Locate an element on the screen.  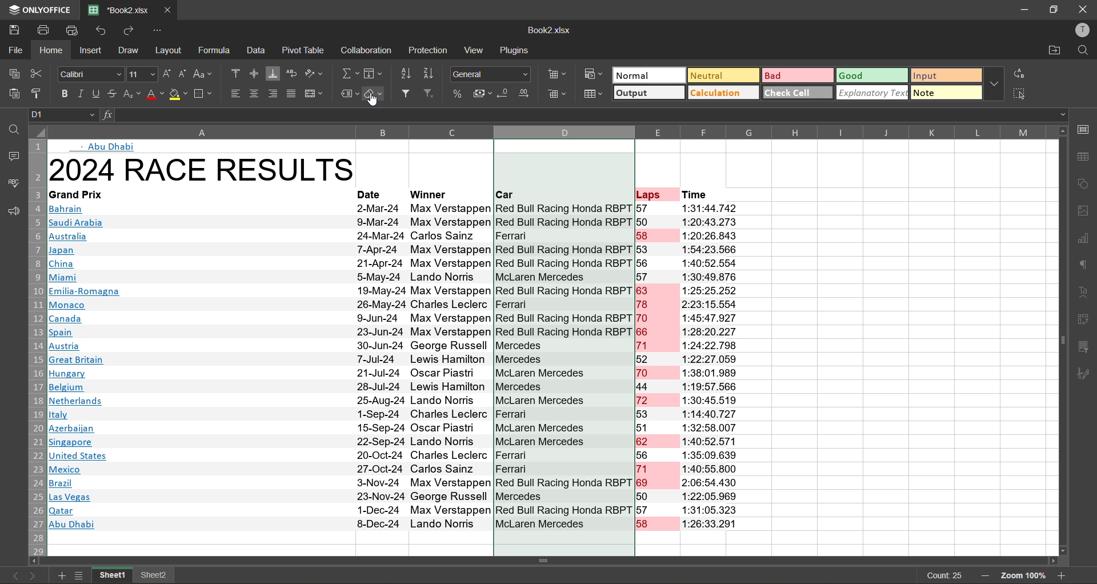
fill color is located at coordinates (179, 94).